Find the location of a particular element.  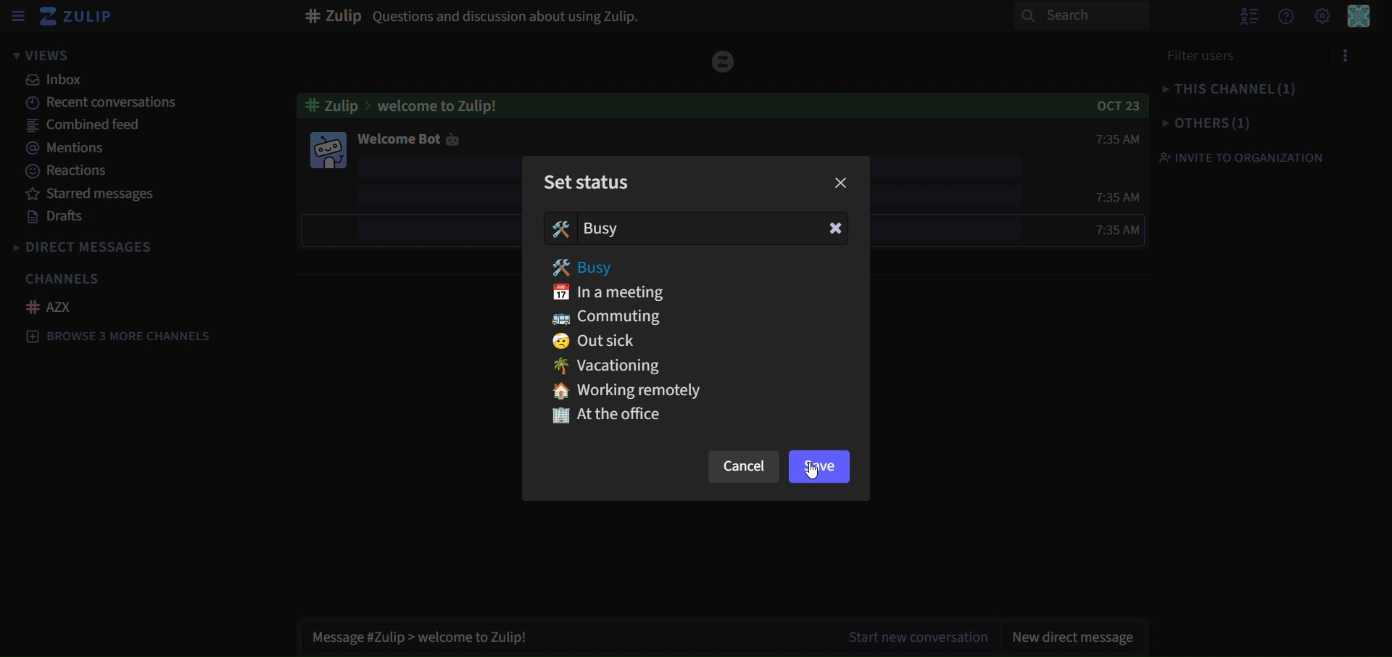

search is located at coordinates (1082, 16).